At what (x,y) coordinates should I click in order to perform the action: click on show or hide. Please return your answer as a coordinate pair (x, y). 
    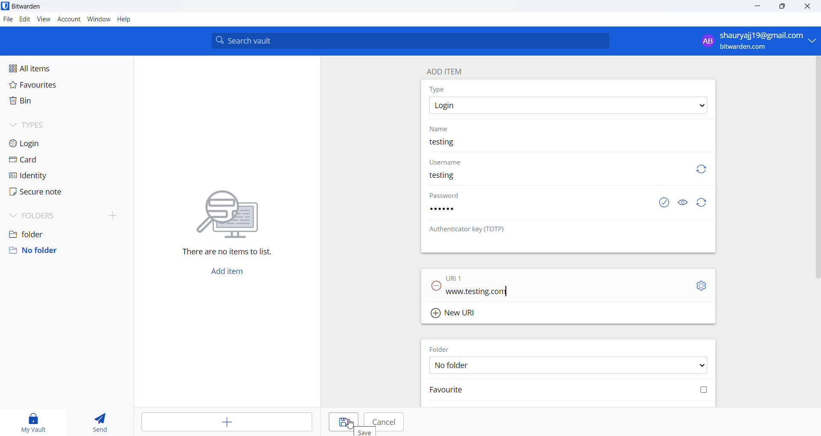
    Looking at the image, I should click on (685, 201).